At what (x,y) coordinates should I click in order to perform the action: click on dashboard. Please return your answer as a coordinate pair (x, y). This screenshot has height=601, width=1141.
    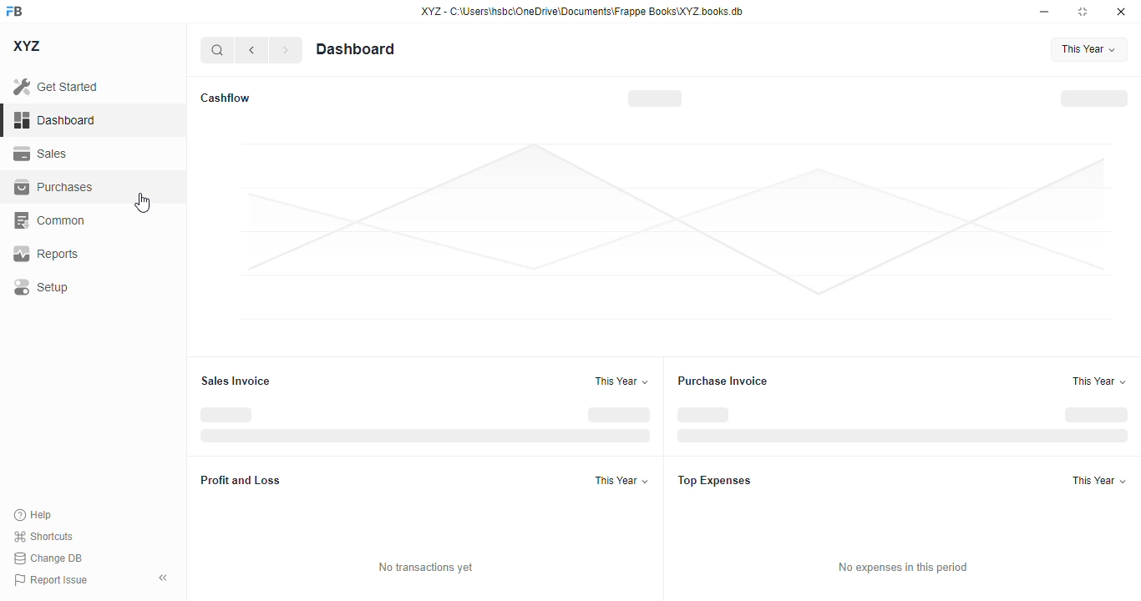
    Looking at the image, I should click on (355, 48).